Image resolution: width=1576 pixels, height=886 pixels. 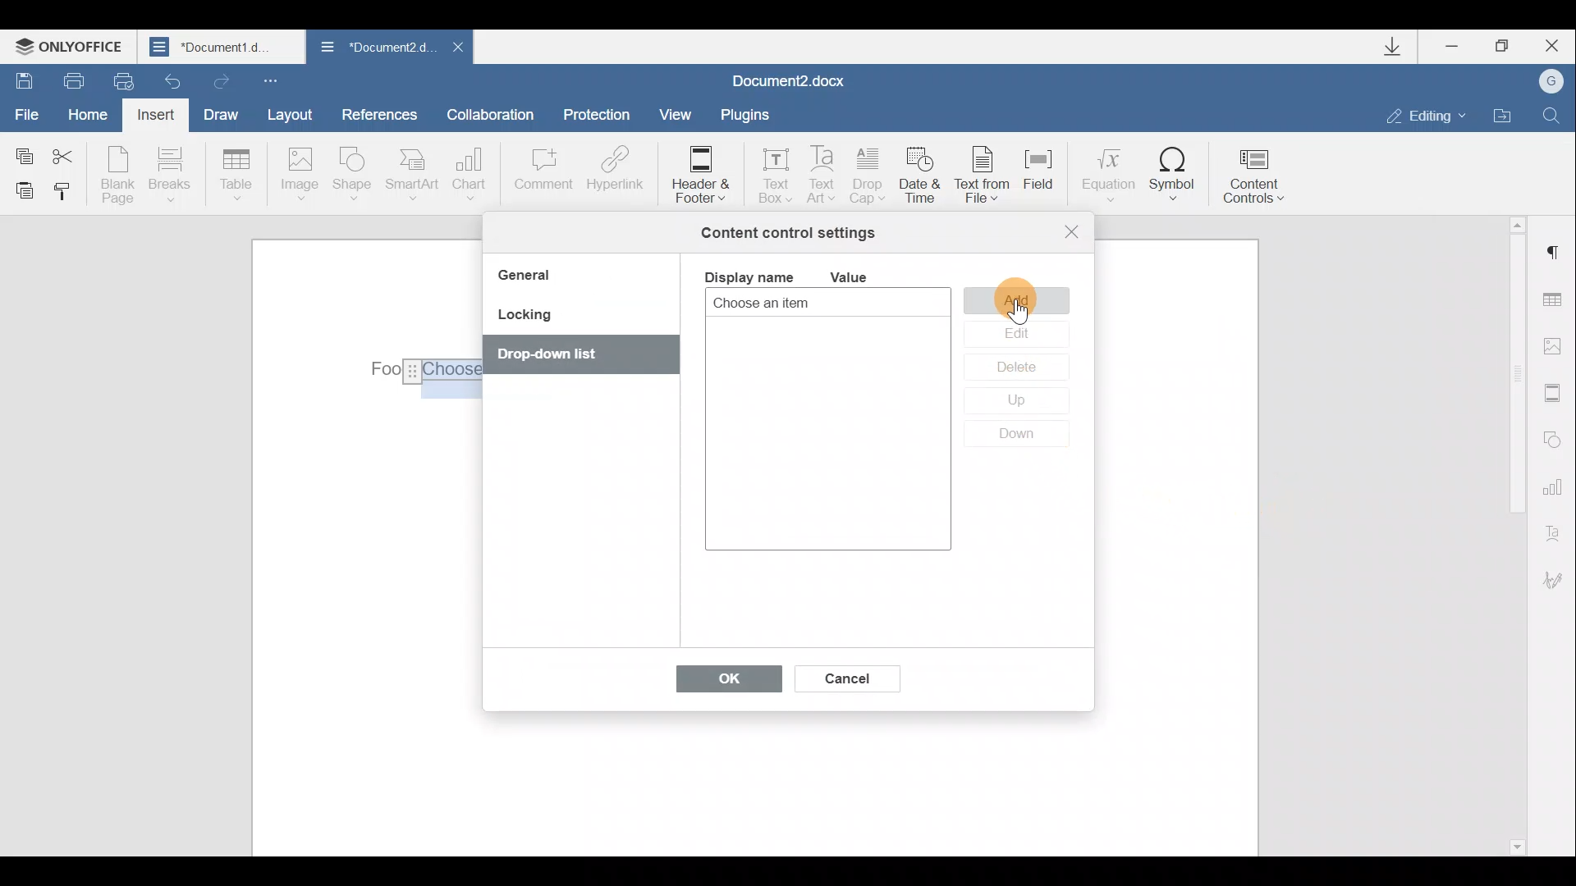 What do you see at coordinates (1552, 115) in the screenshot?
I see `Find` at bounding box center [1552, 115].